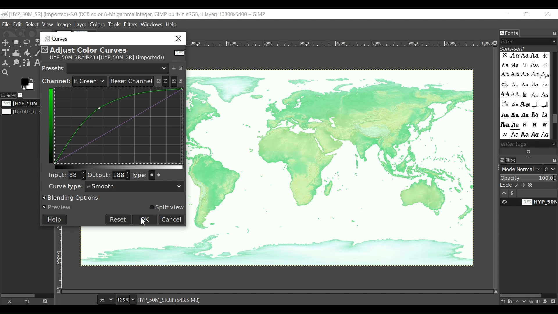 The height and width of the screenshot is (314, 558). Describe the element at coordinates (48, 25) in the screenshot. I see `View` at that location.